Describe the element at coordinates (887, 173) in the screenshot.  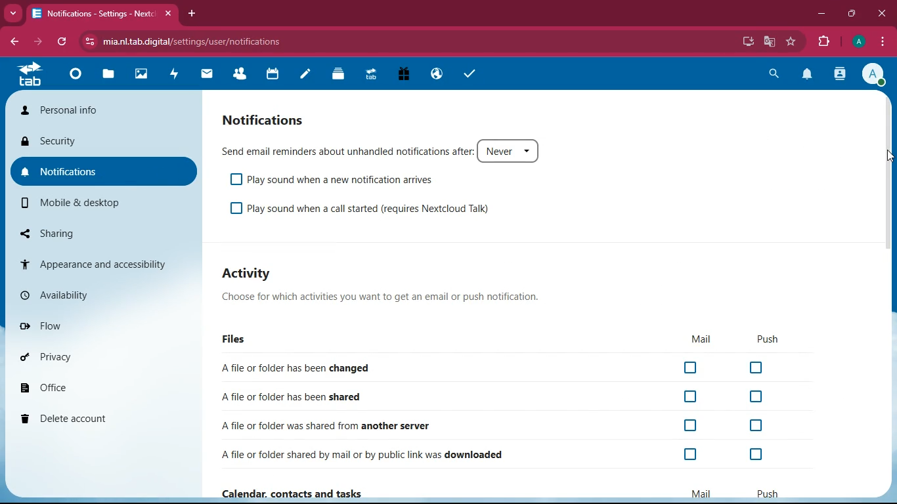
I see `vertical scrollbar` at that location.